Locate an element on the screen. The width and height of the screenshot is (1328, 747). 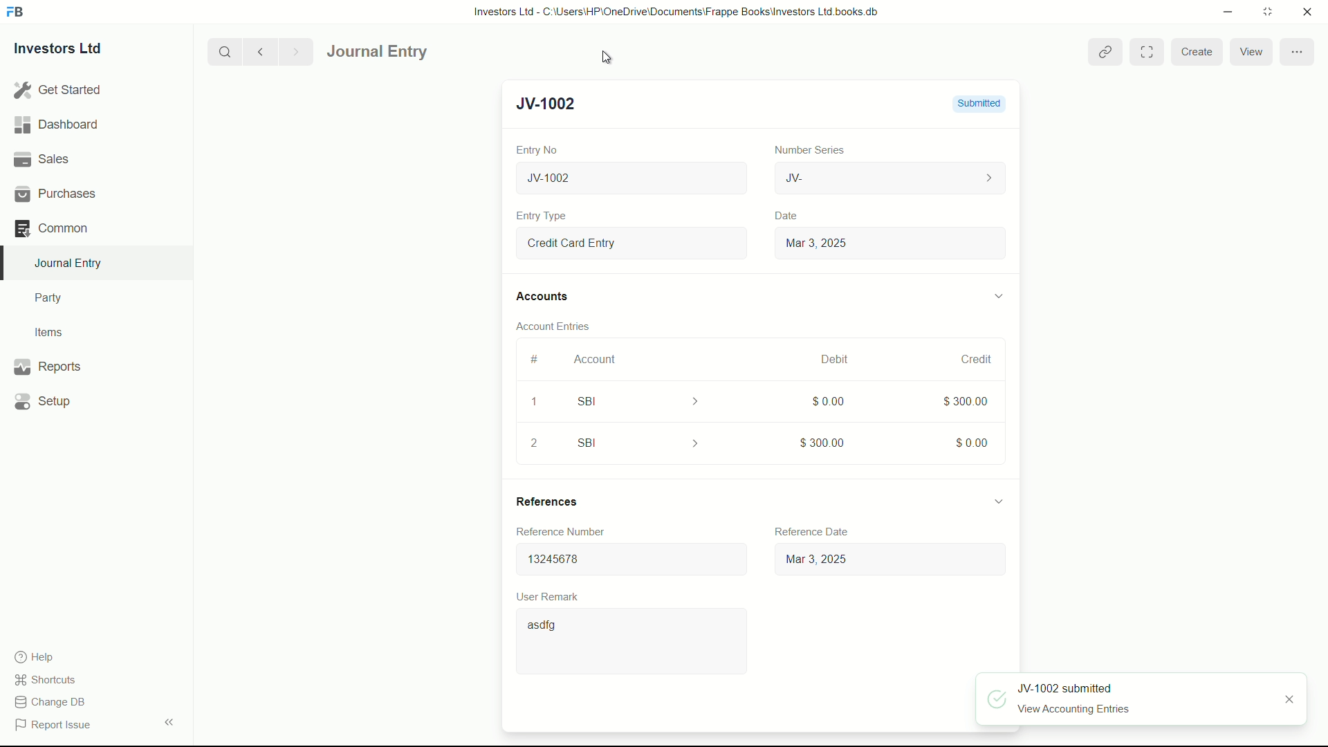
Toggle between form and full width is located at coordinates (1147, 51).